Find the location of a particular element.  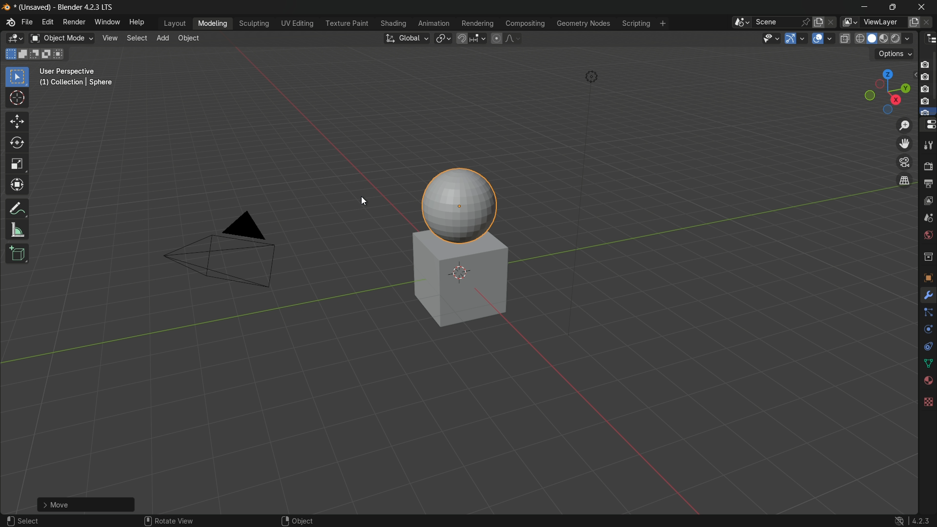

zoom in/out is located at coordinates (903, 124).